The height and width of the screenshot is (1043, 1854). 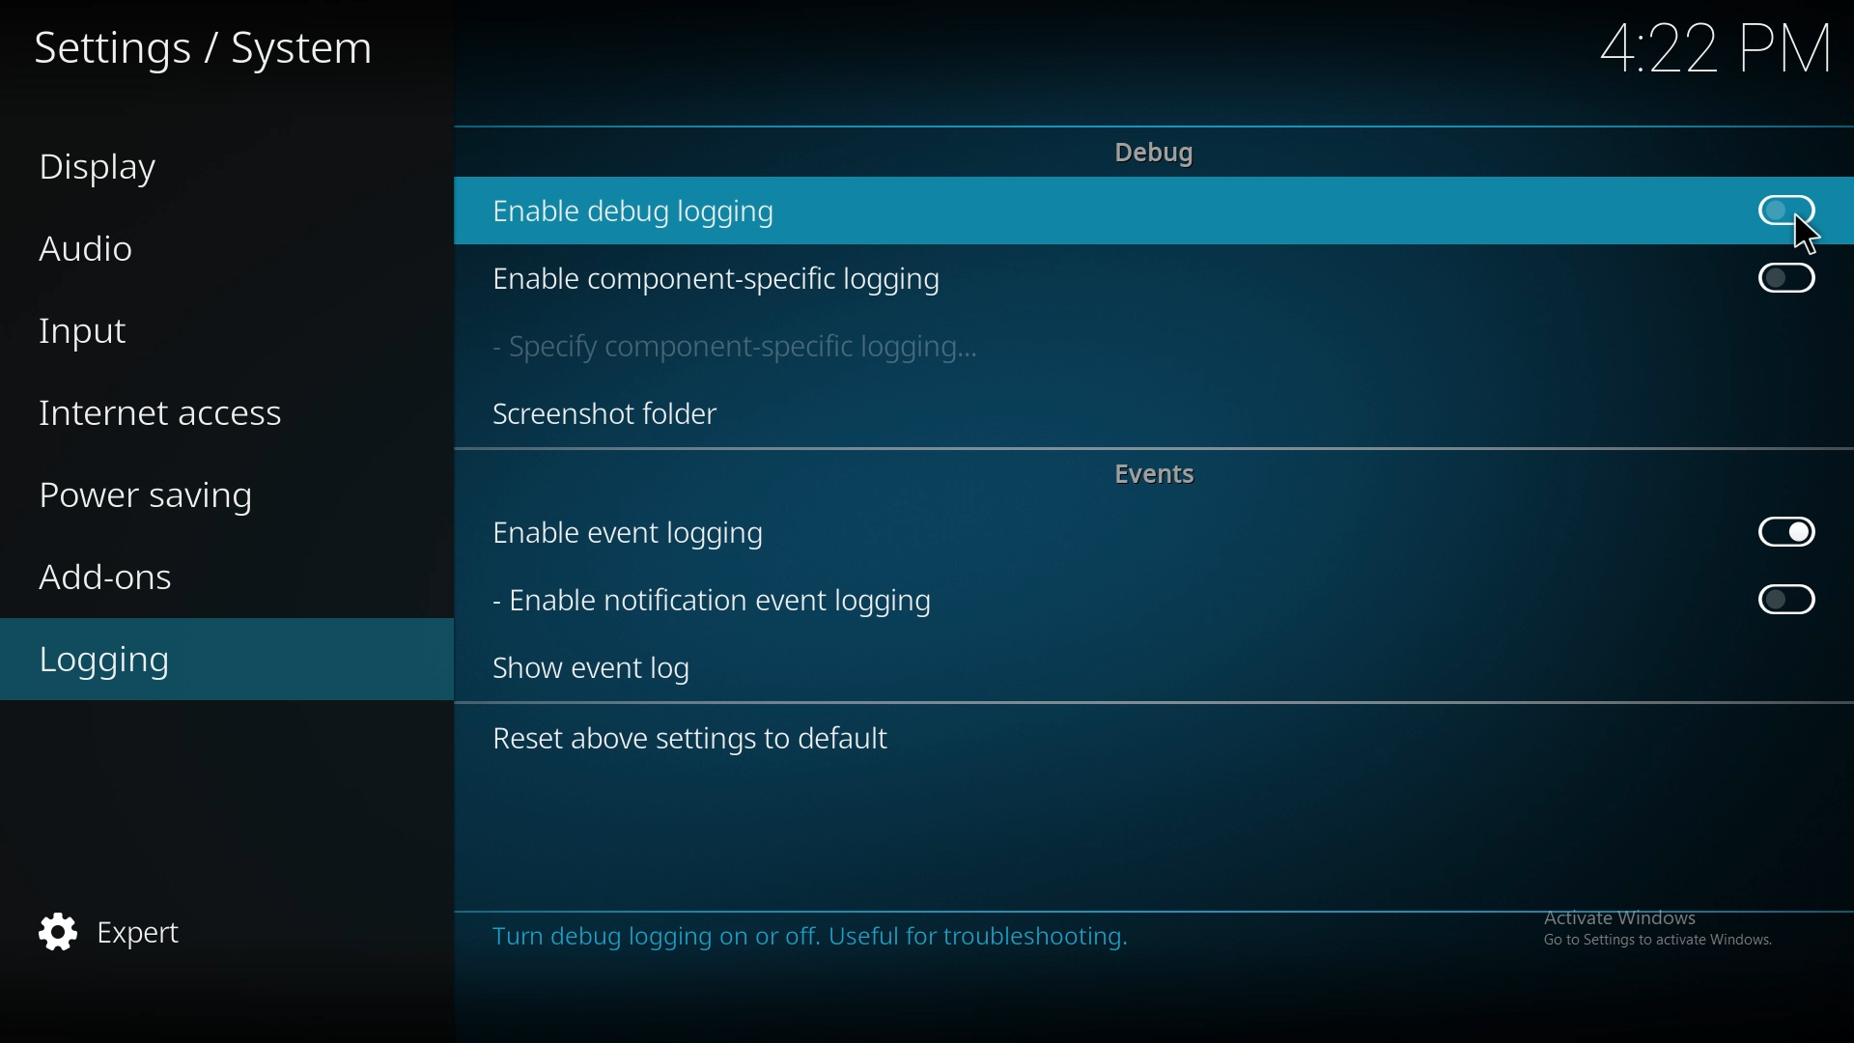 I want to click on specify component specific logging, so click(x=745, y=350).